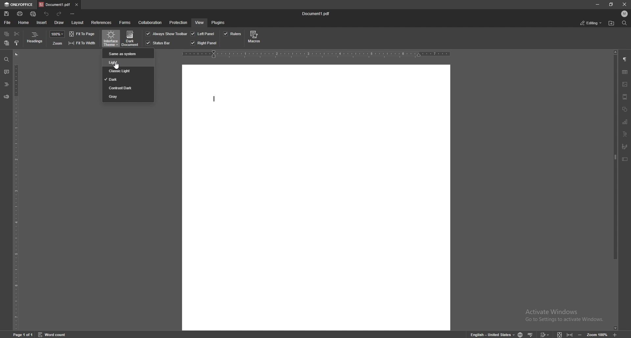 The height and width of the screenshot is (338, 631). Describe the element at coordinates (129, 62) in the screenshot. I see `light` at that location.